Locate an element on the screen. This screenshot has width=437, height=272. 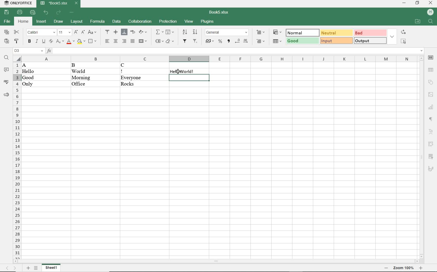
IMAGE is located at coordinates (431, 94).